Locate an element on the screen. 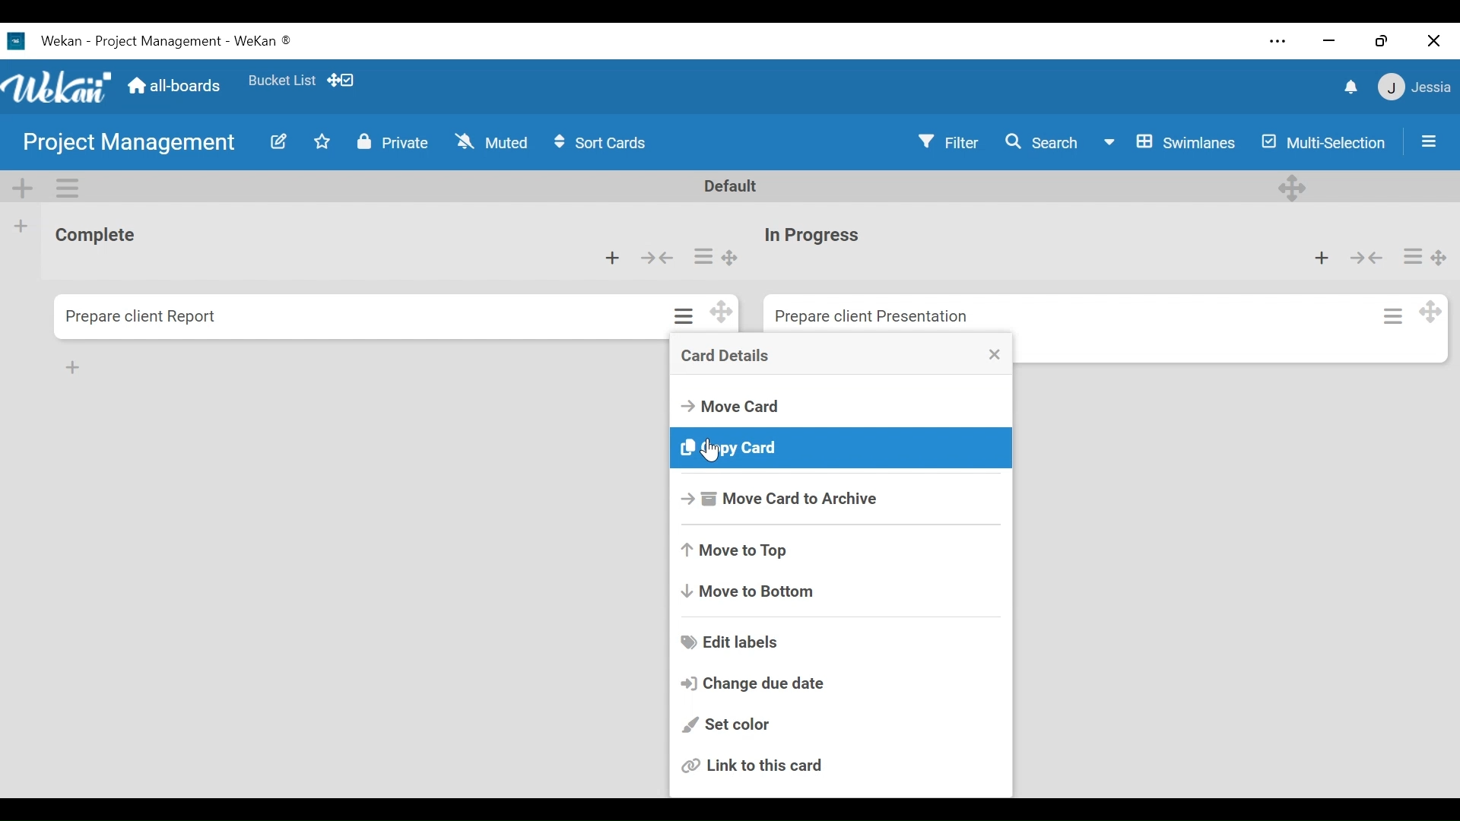 The image size is (1460, 821). Collapse is located at coordinates (1366, 258).